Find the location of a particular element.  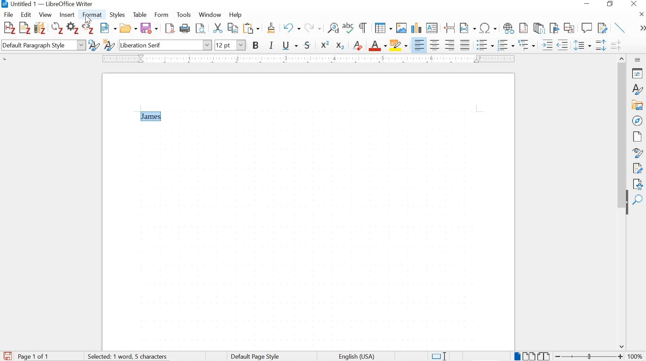

style inspector is located at coordinates (638, 153).